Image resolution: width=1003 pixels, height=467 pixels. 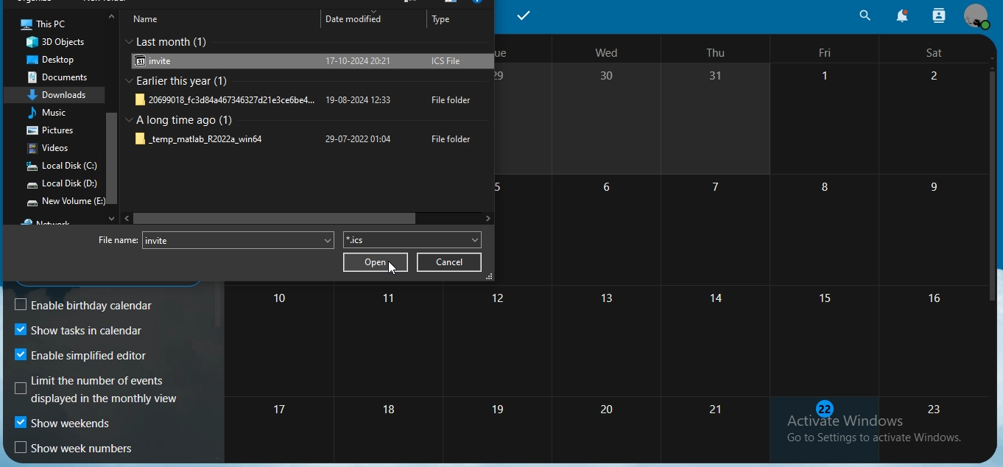 What do you see at coordinates (390, 269) in the screenshot?
I see `cursor` at bounding box center [390, 269].